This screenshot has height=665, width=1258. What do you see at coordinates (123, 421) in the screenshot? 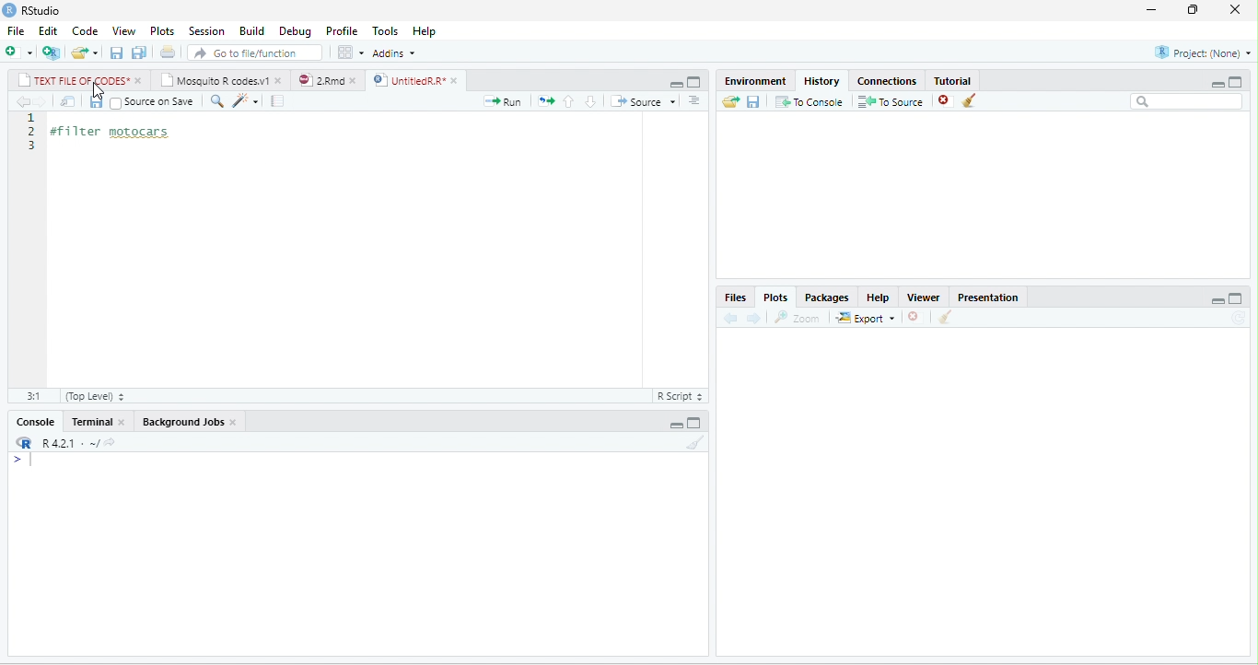
I see `close` at bounding box center [123, 421].